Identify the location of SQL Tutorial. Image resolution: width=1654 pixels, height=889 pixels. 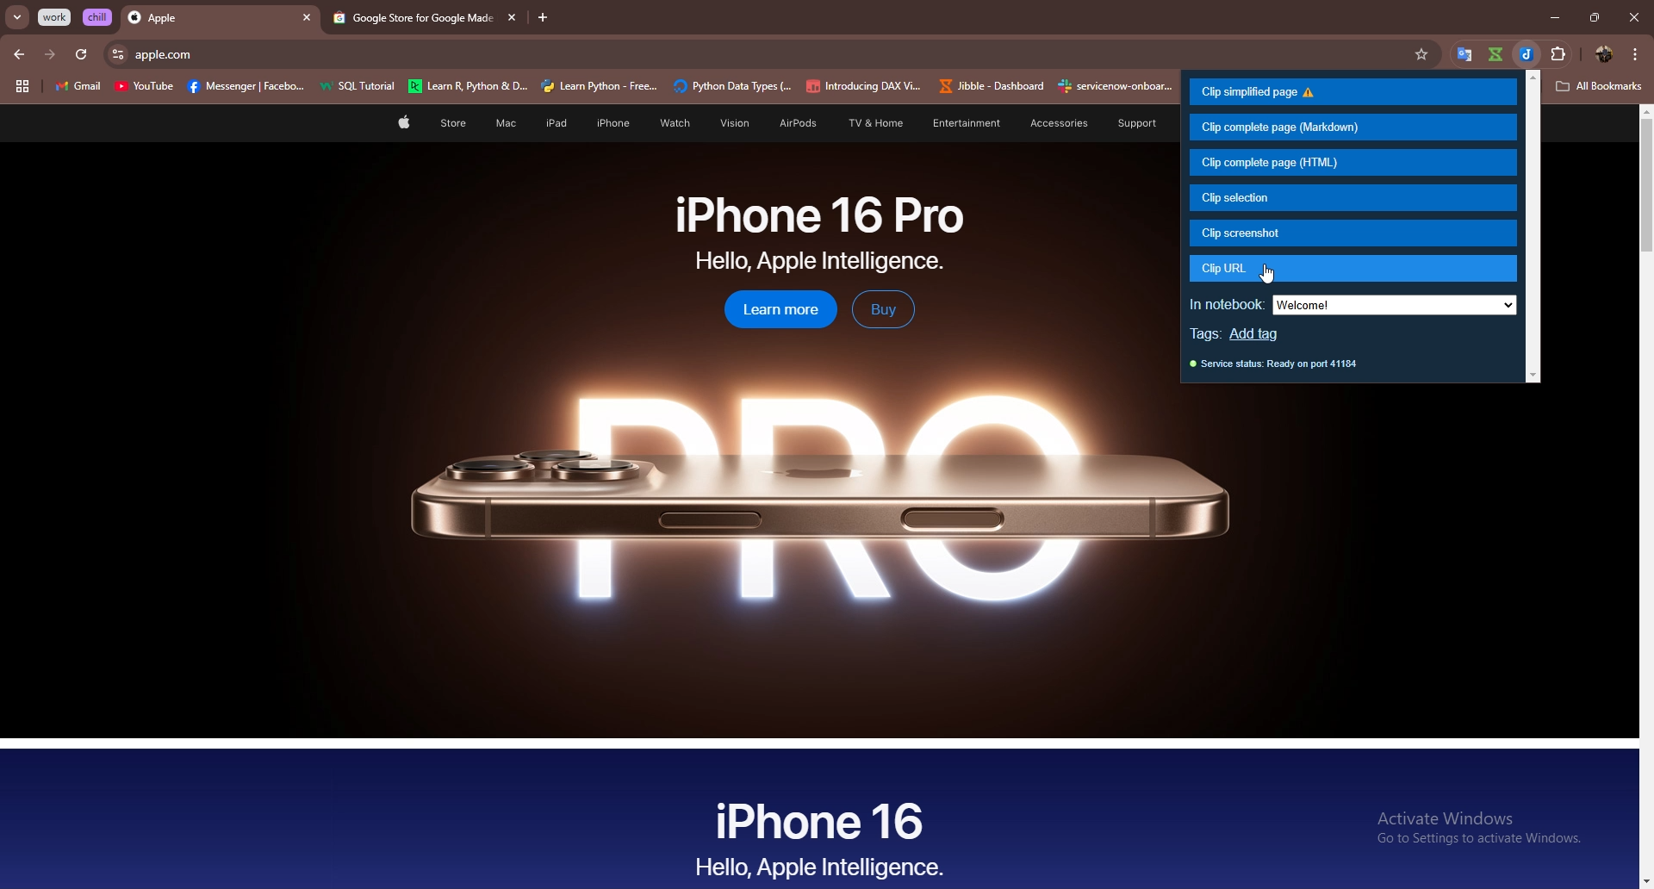
(363, 88).